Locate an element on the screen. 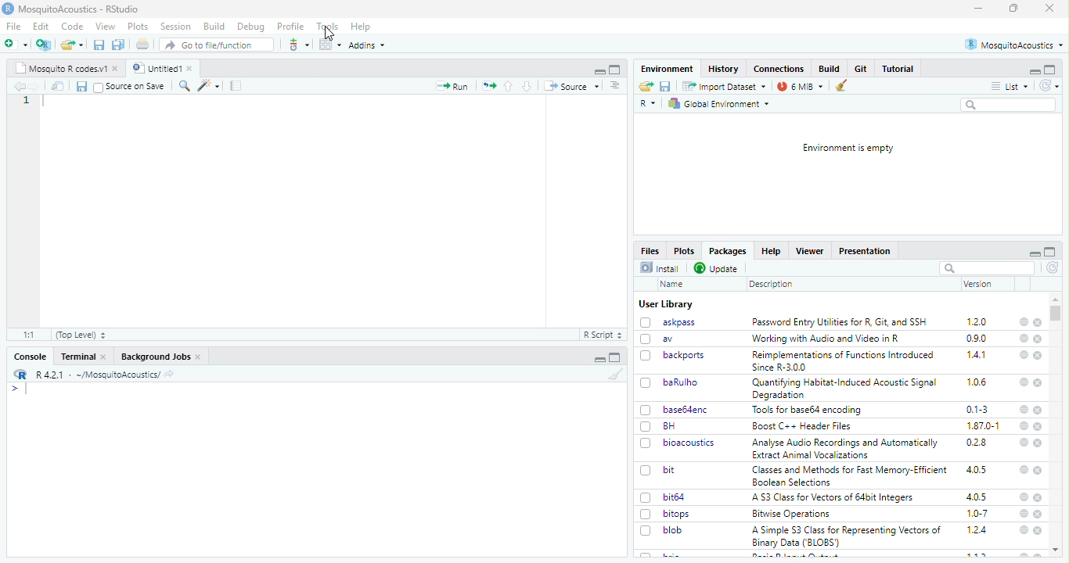 This screenshot has height=563, width=1069. clean is located at coordinates (841, 86).